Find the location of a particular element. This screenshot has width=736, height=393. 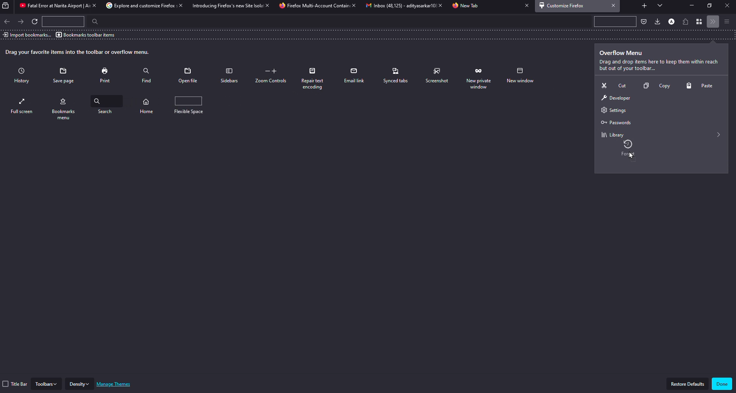

synced tabs is located at coordinates (396, 75).